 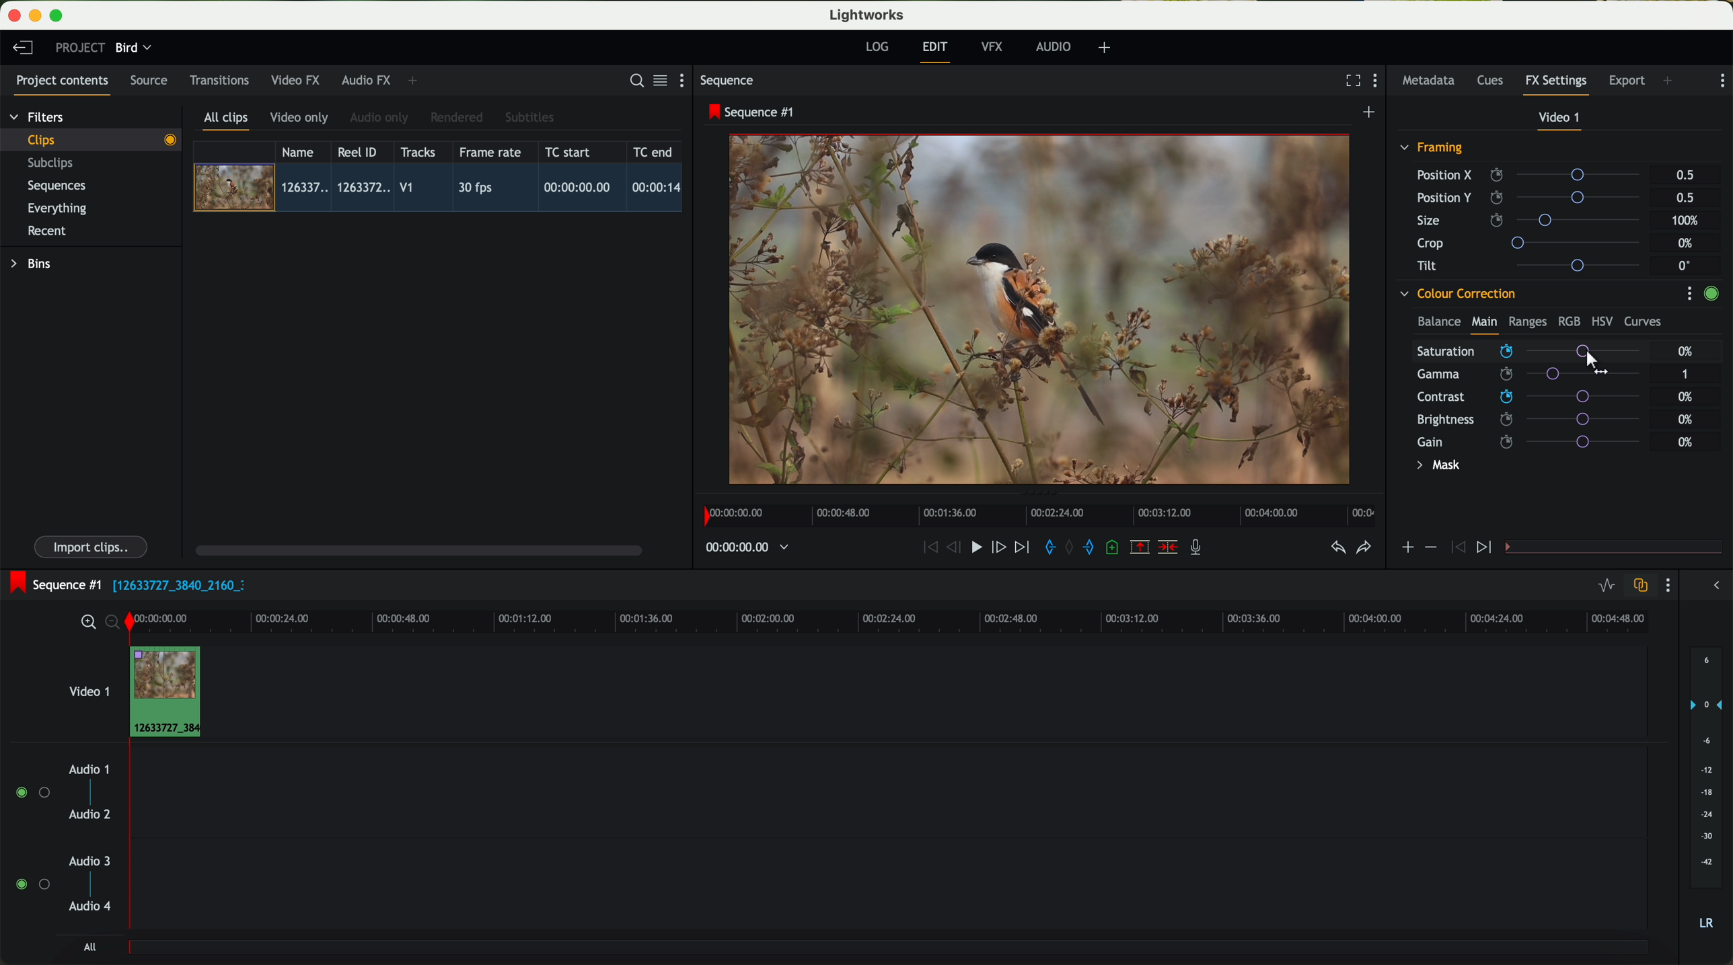 What do you see at coordinates (1568, 320) in the screenshot?
I see `RGB` at bounding box center [1568, 320].